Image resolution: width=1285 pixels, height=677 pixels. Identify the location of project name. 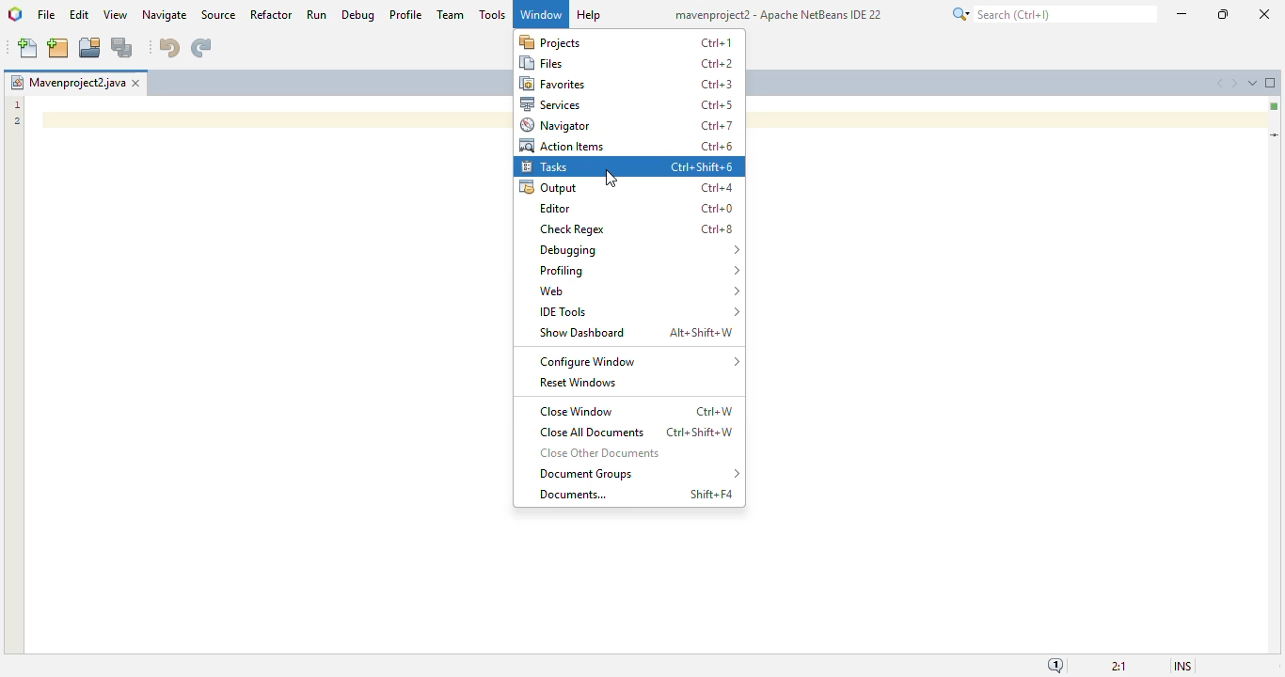
(69, 82).